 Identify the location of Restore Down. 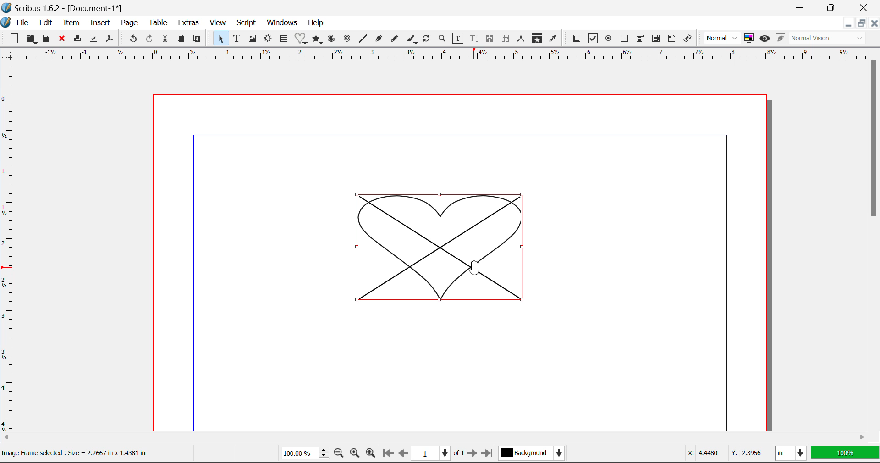
(849, 24).